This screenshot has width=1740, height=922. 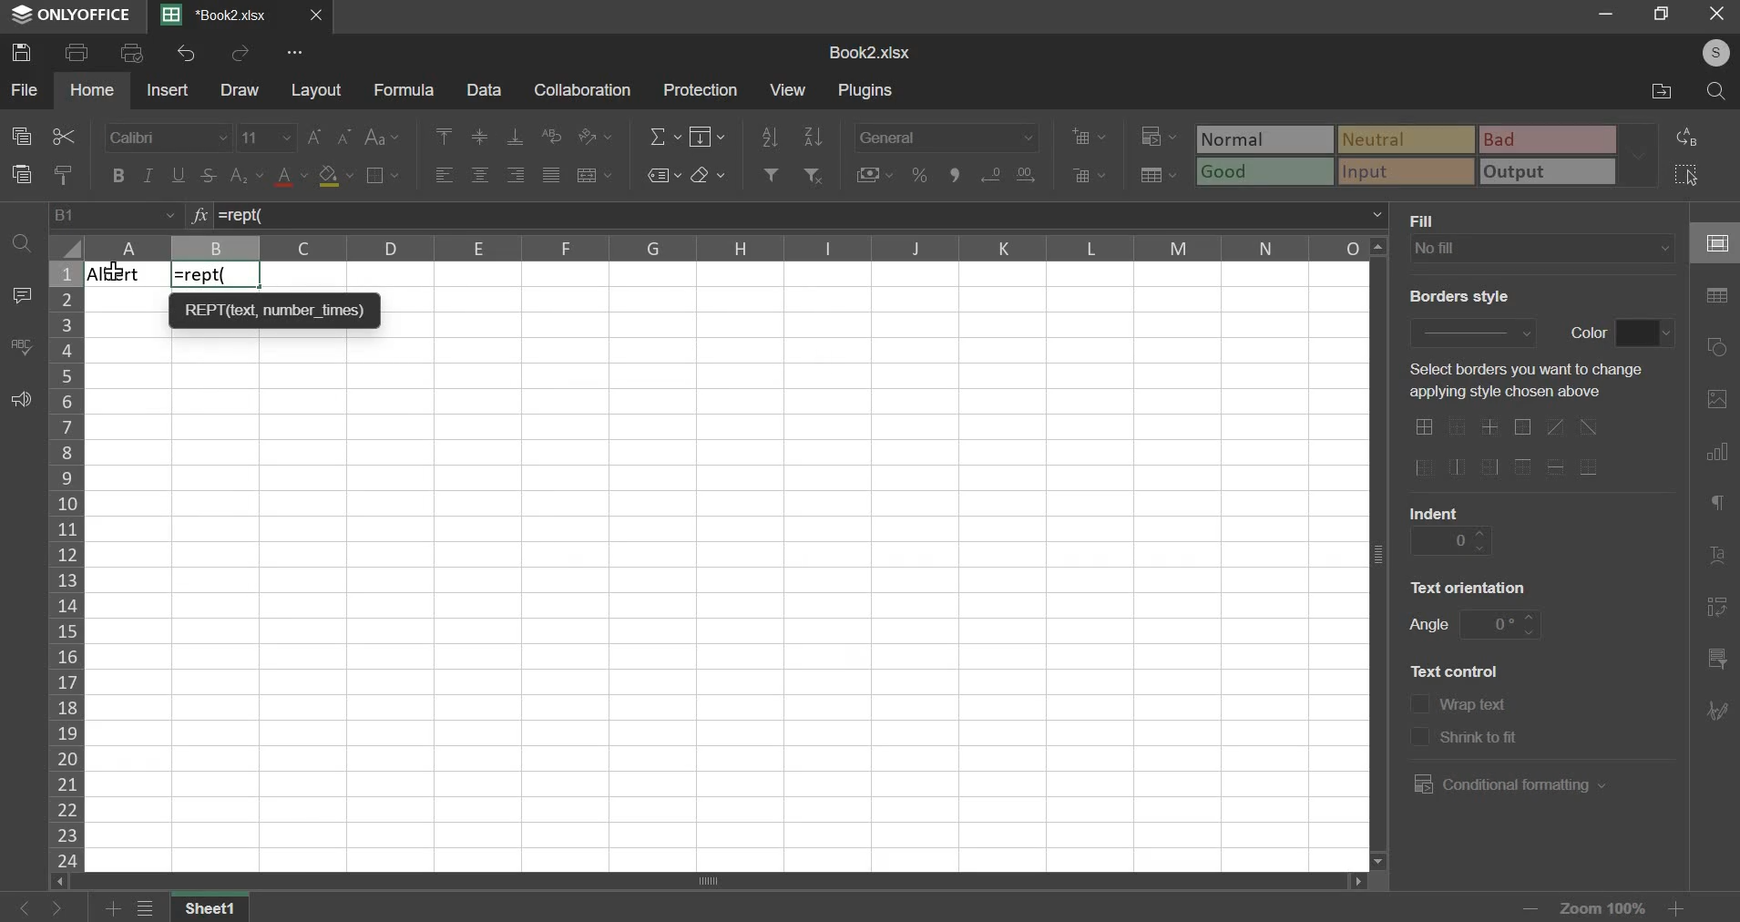 What do you see at coordinates (1718, 296) in the screenshot?
I see `table settings` at bounding box center [1718, 296].